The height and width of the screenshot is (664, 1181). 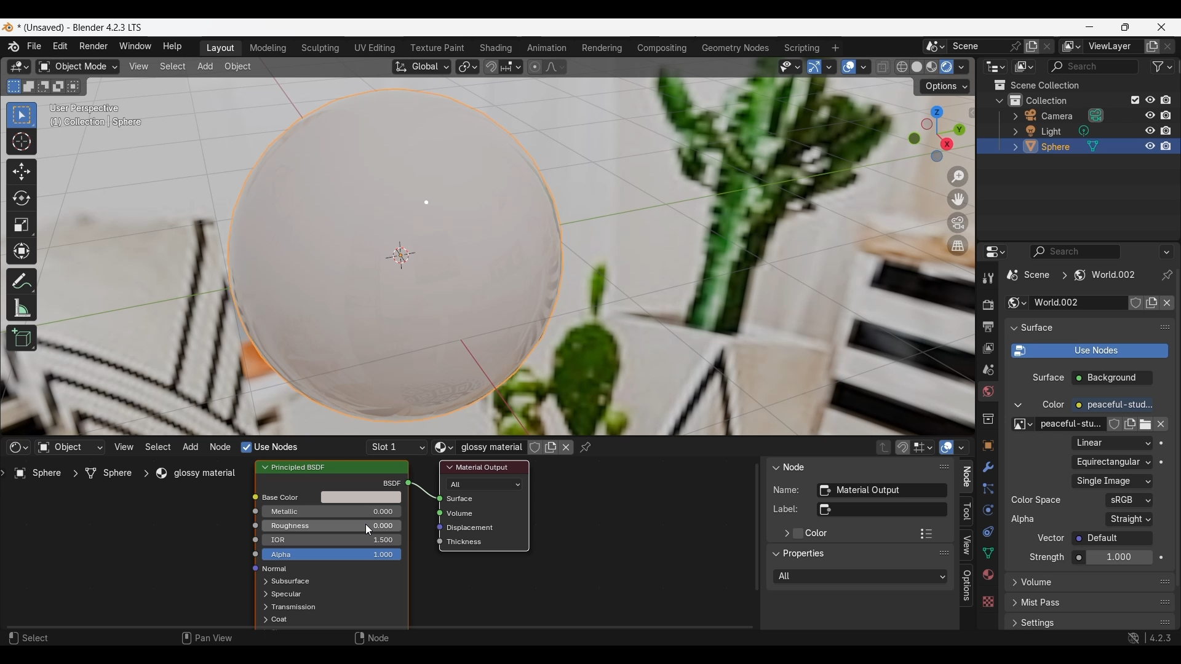 What do you see at coordinates (1167, 275) in the screenshot?
I see `Toggle pin id` at bounding box center [1167, 275].